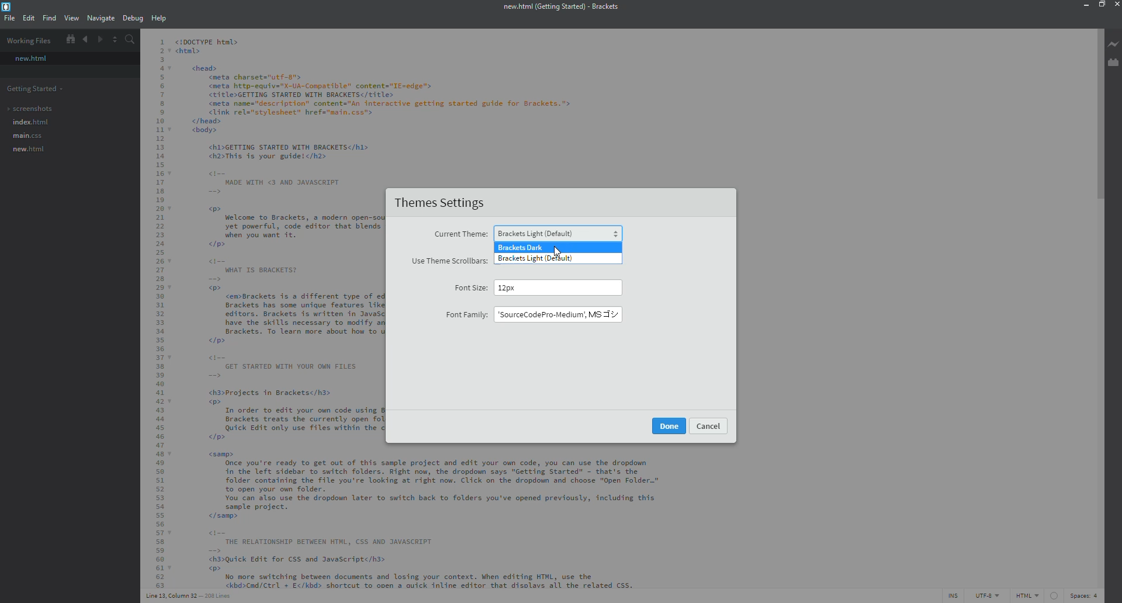  What do you see at coordinates (100, 18) in the screenshot?
I see `navigate` at bounding box center [100, 18].